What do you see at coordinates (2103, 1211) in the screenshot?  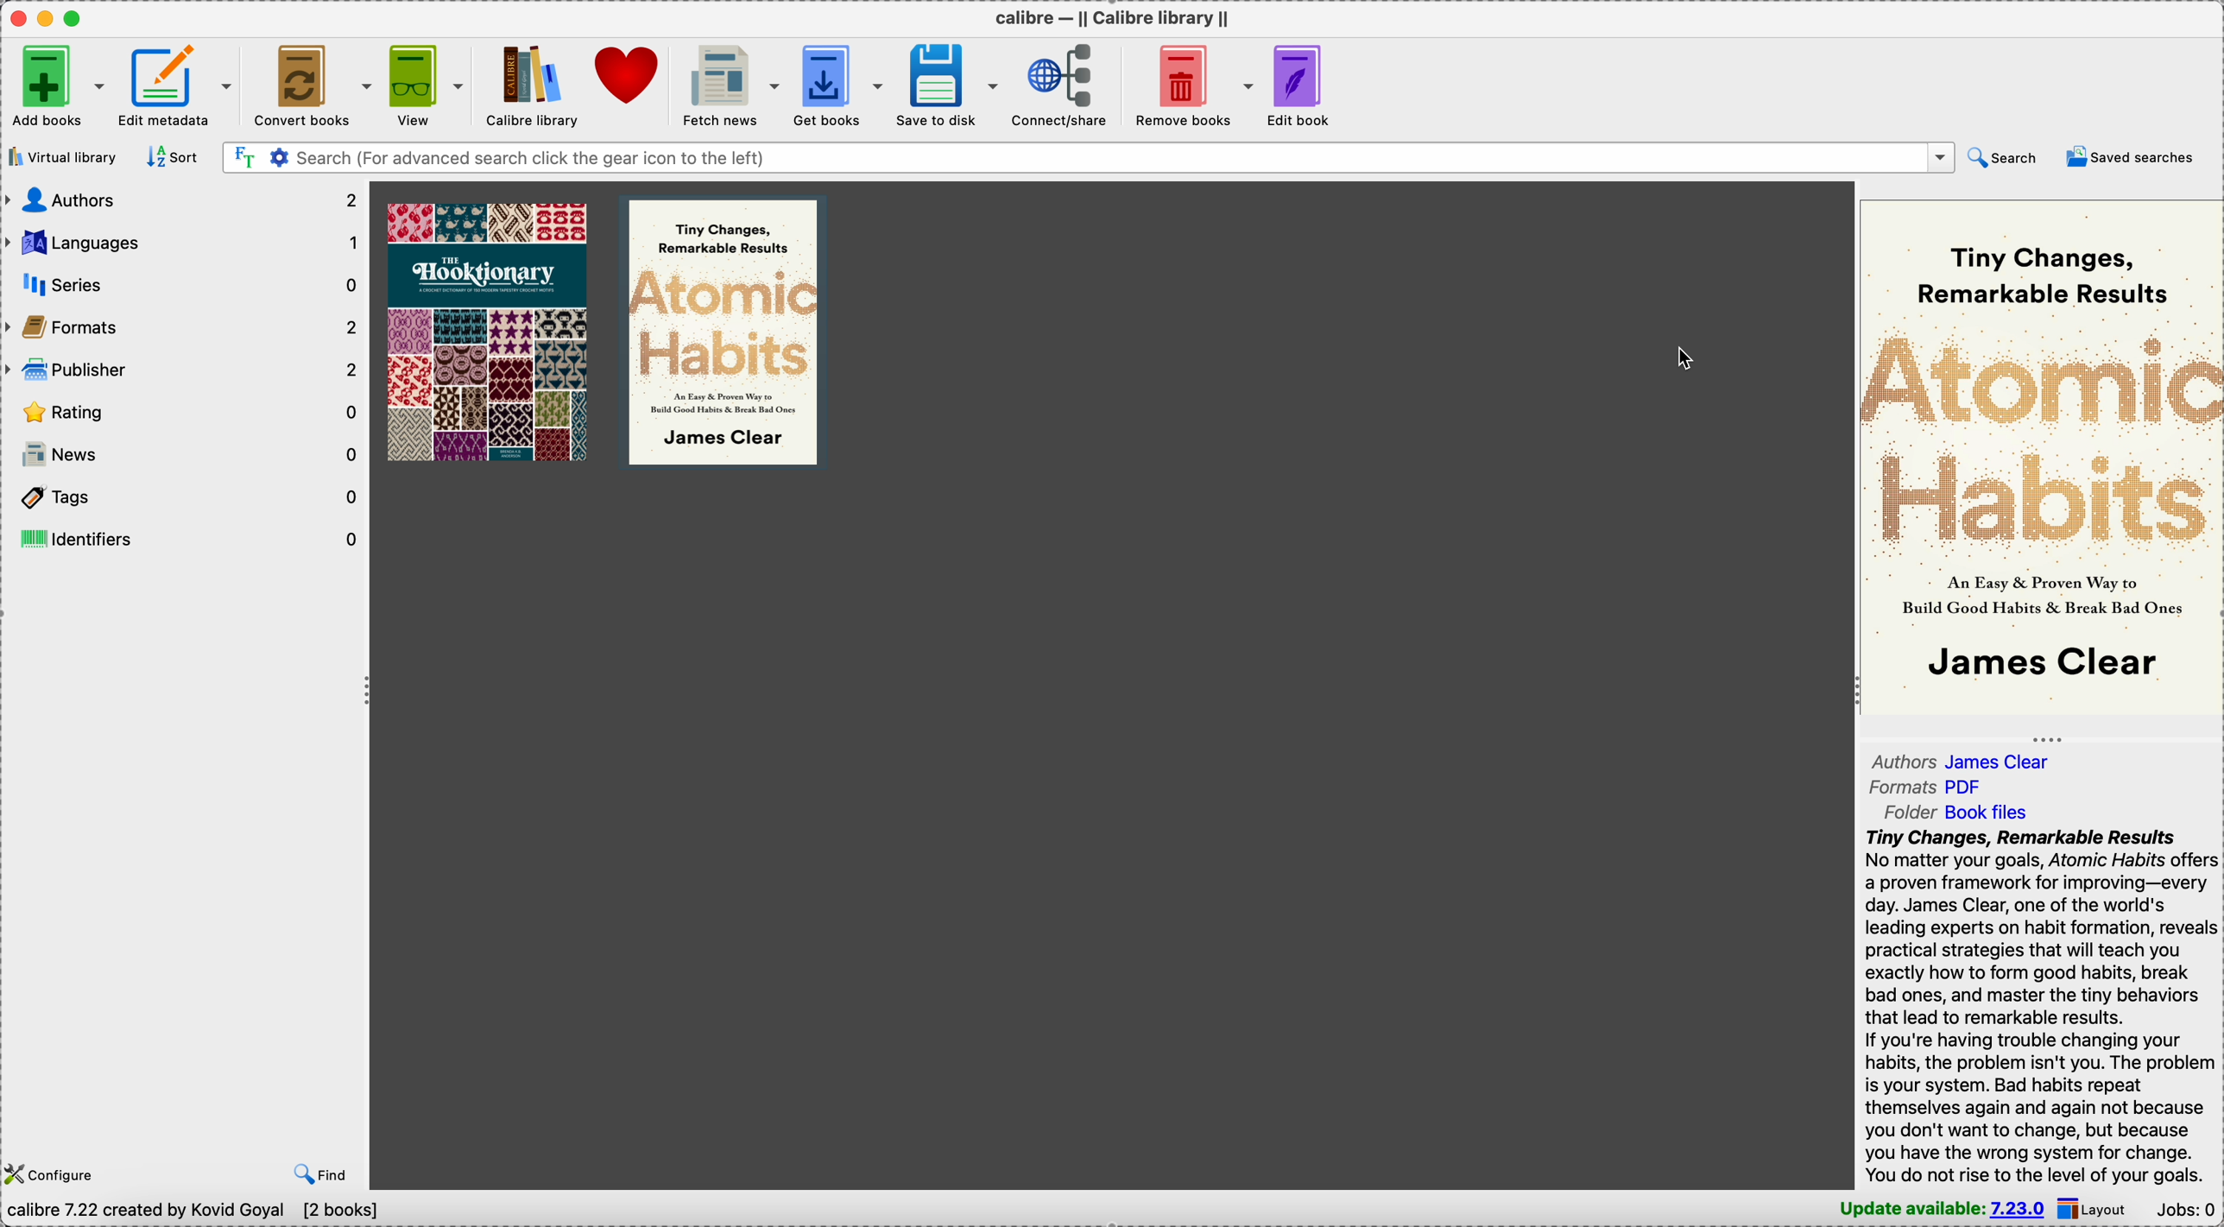 I see `layout` at bounding box center [2103, 1211].